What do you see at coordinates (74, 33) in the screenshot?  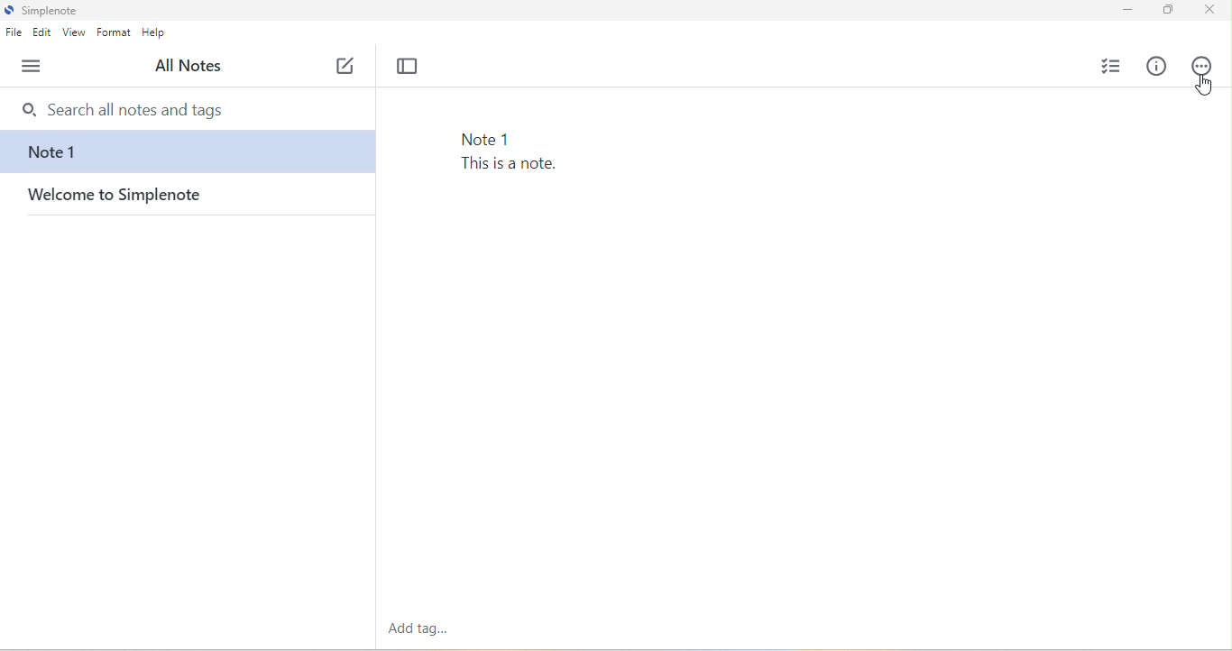 I see `view` at bounding box center [74, 33].